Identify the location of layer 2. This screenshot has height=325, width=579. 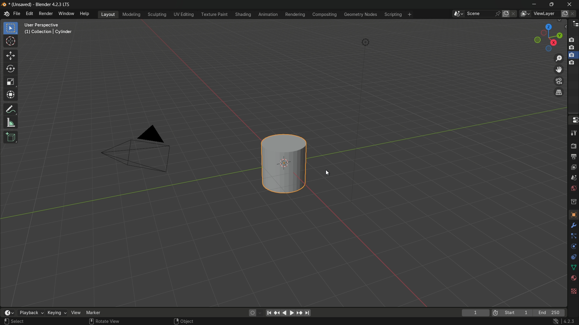
(573, 47).